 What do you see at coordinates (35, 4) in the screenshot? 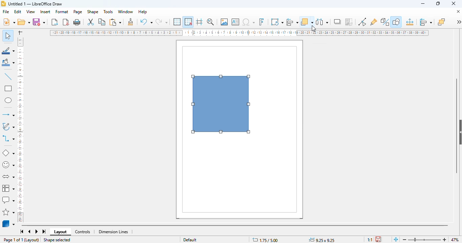
I see `title` at bounding box center [35, 4].